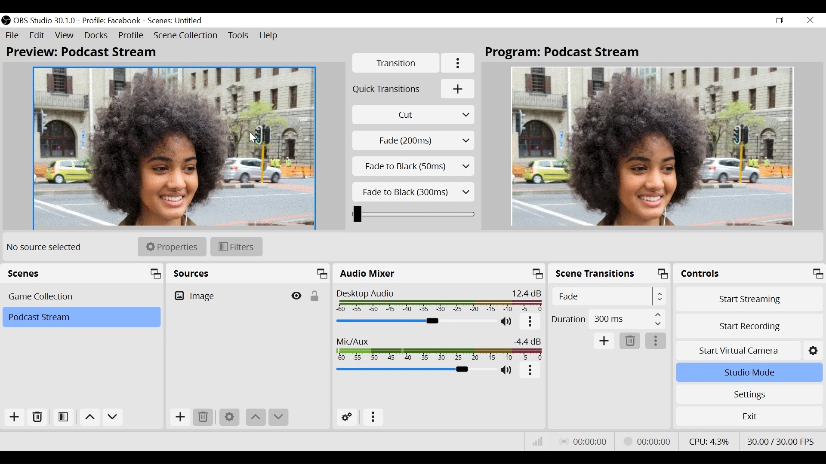 This screenshot has width=826, height=464. Describe the element at coordinates (270, 36) in the screenshot. I see `Help` at that location.